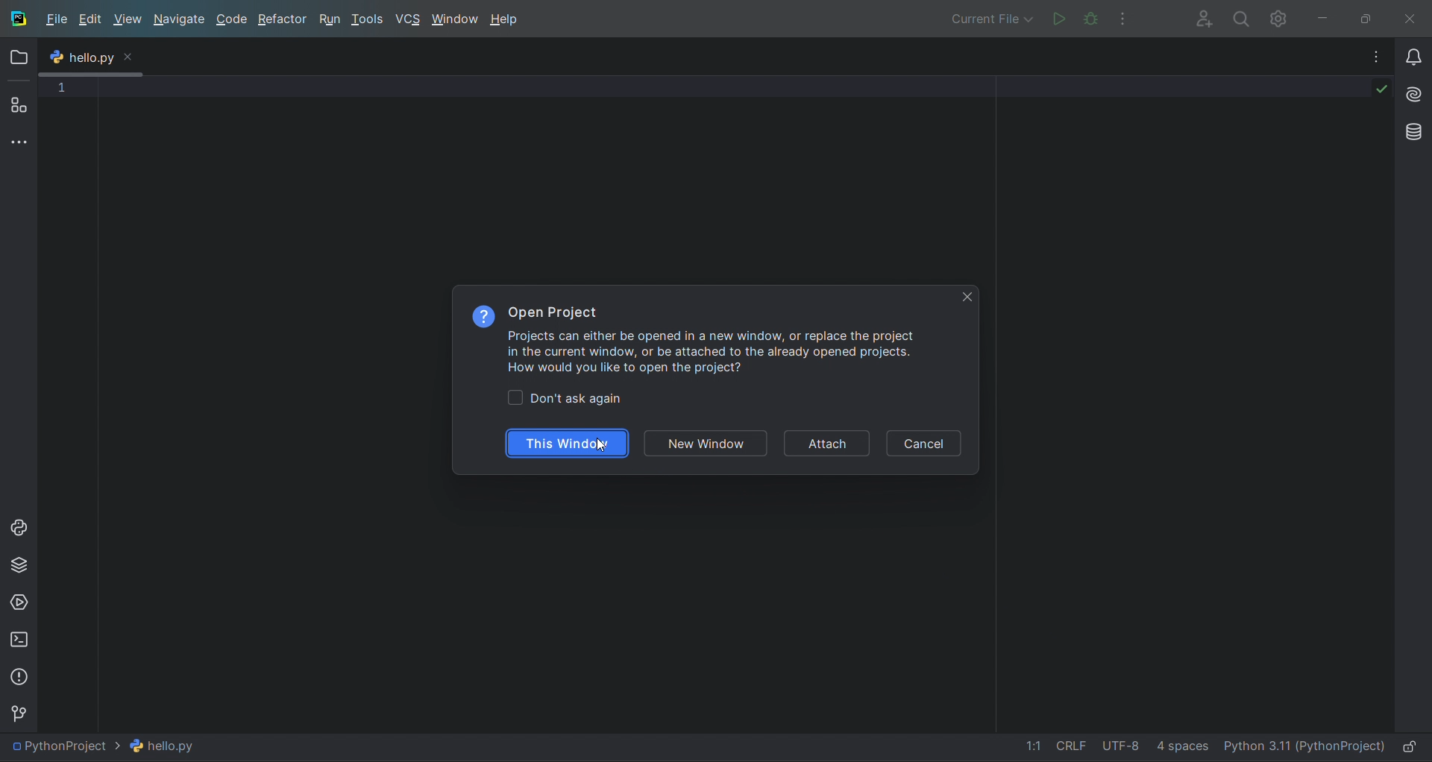 This screenshot has height=762, width=1432. Describe the element at coordinates (22, 57) in the screenshot. I see `folder window` at that location.